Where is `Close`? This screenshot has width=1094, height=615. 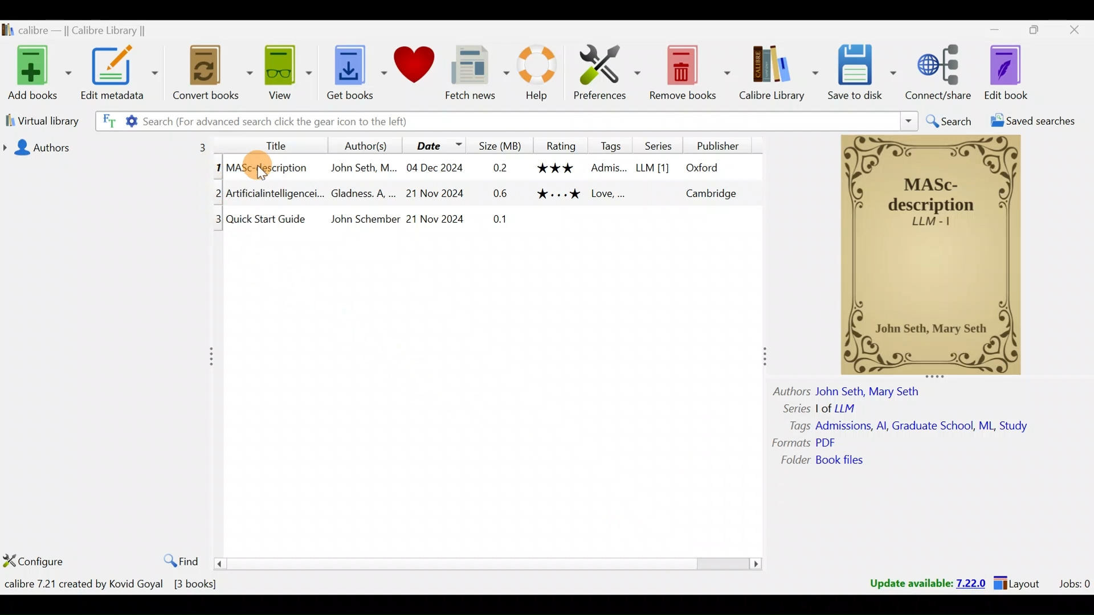
Close is located at coordinates (1076, 30).